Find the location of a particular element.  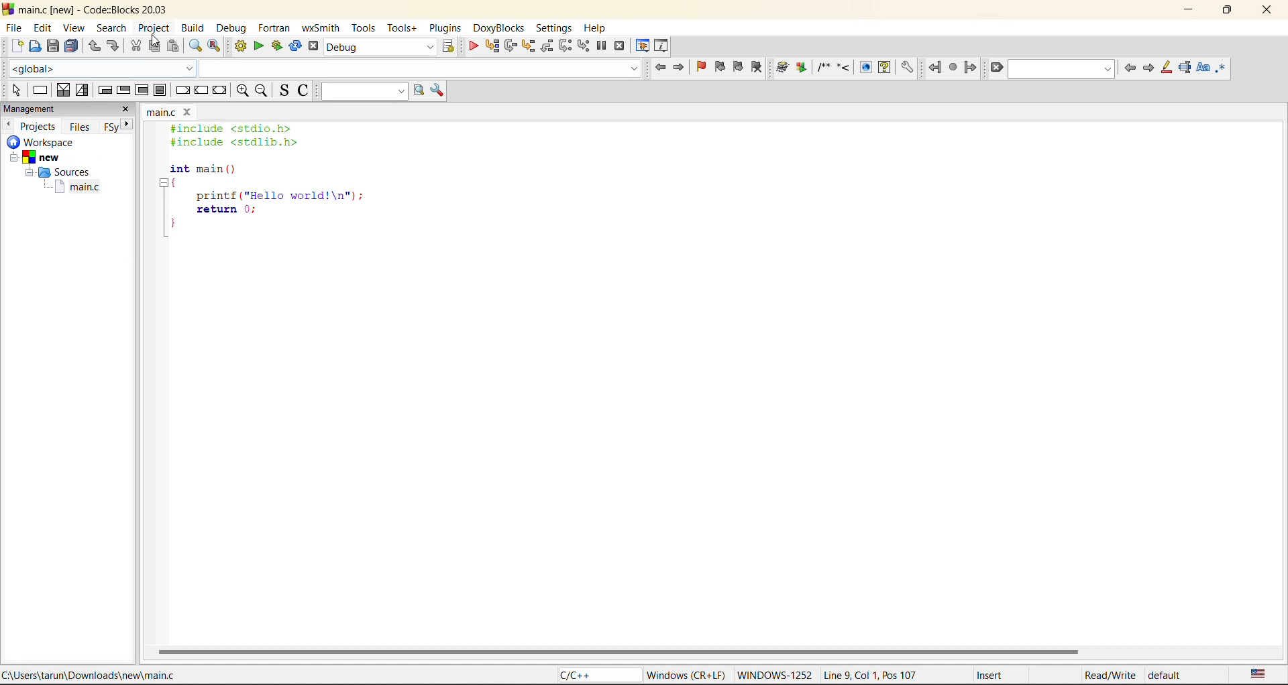

build and run is located at coordinates (276, 47).